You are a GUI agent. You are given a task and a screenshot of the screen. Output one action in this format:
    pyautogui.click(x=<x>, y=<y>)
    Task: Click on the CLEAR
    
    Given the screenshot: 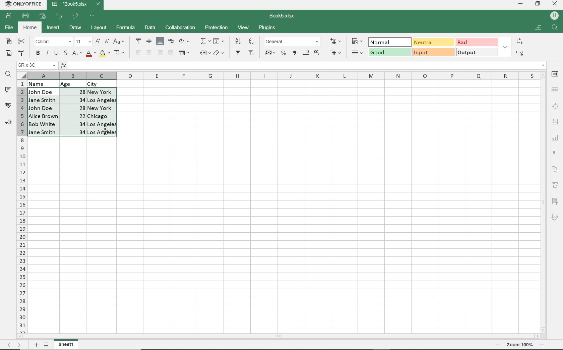 What is the action you would take?
    pyautogui.click(x=218, y=54)
    